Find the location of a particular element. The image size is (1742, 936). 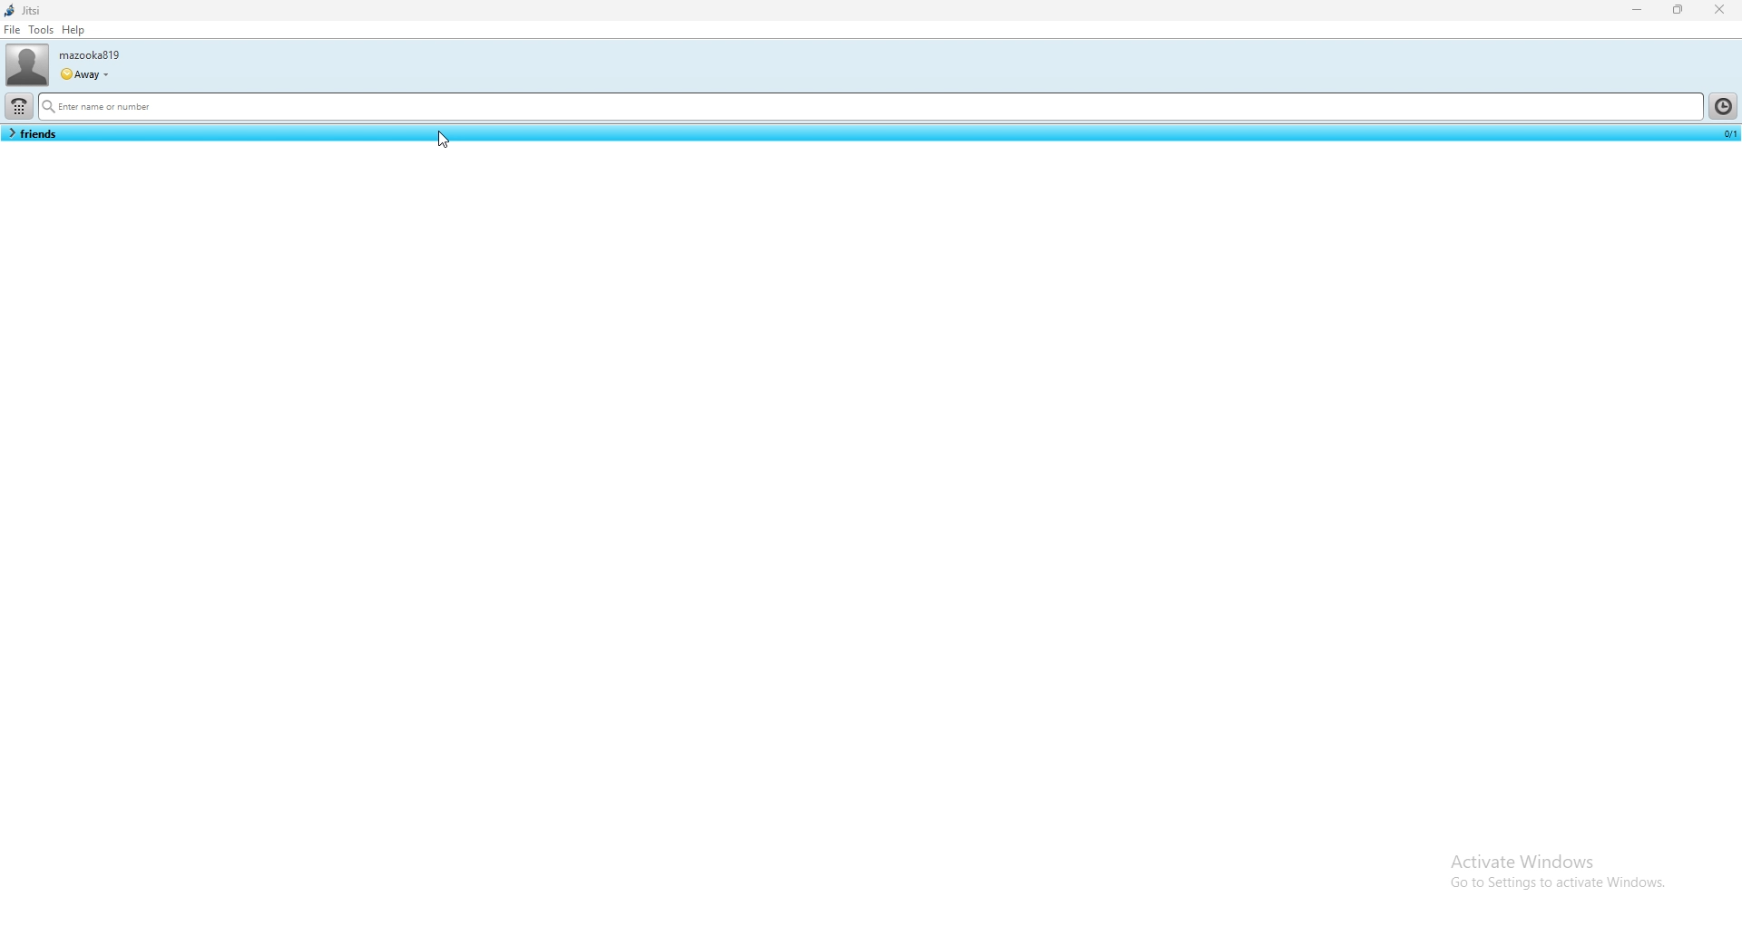

cursor is located at coordinates (445, 140).